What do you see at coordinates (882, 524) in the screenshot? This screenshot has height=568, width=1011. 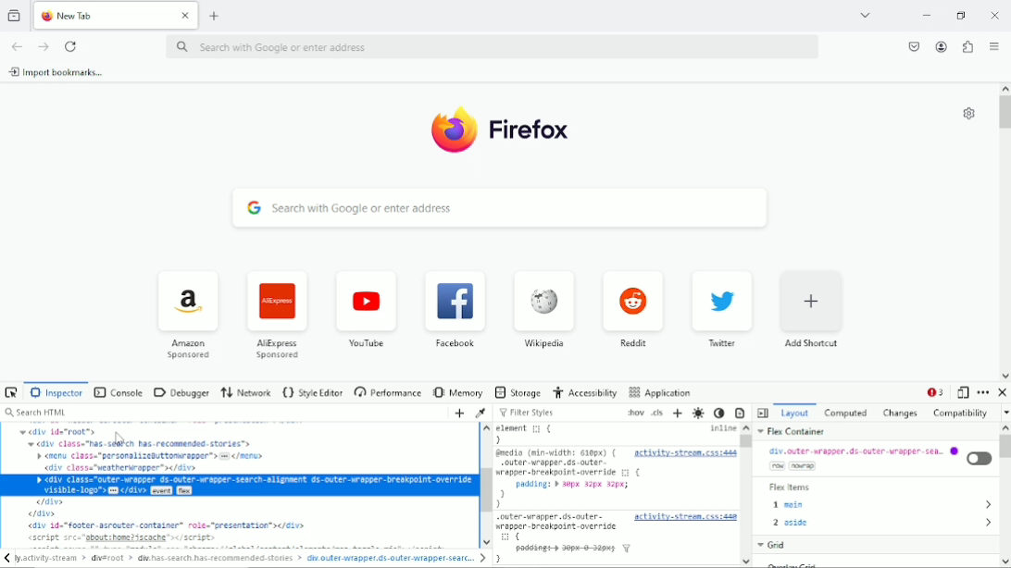 I see `2 asside` at bounding box center [882, 524].